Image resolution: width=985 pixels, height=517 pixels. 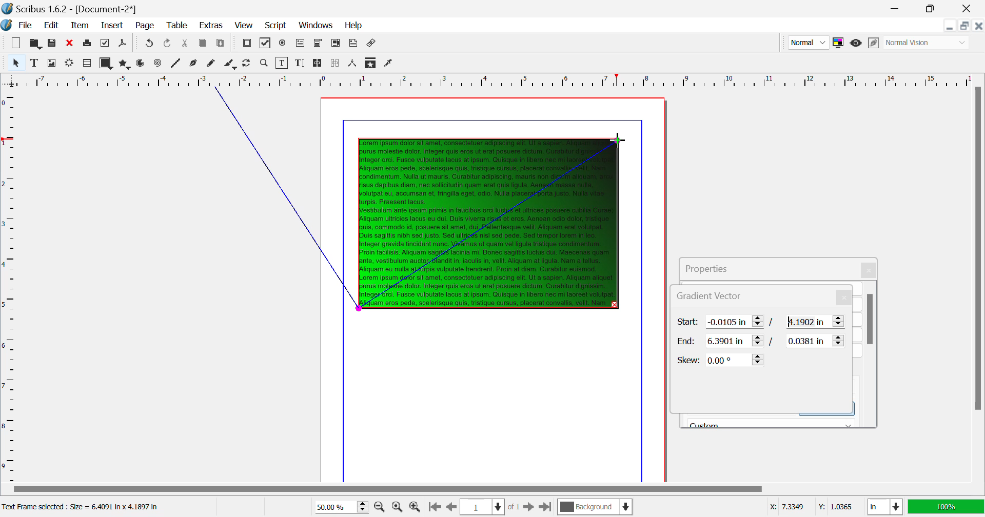 What do you see at coordinates (617, 140) in the screenshot?
I see `DRAG_TO Cursor Position` at bounding box center [617, 140].